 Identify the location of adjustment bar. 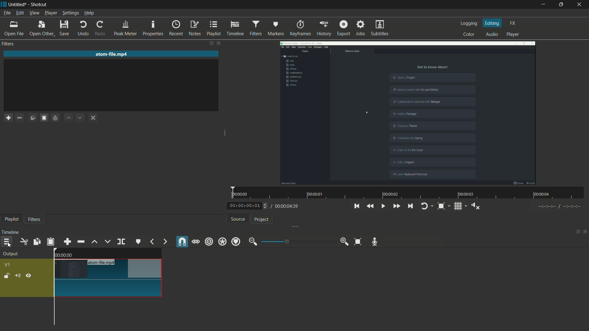
(299, 241).